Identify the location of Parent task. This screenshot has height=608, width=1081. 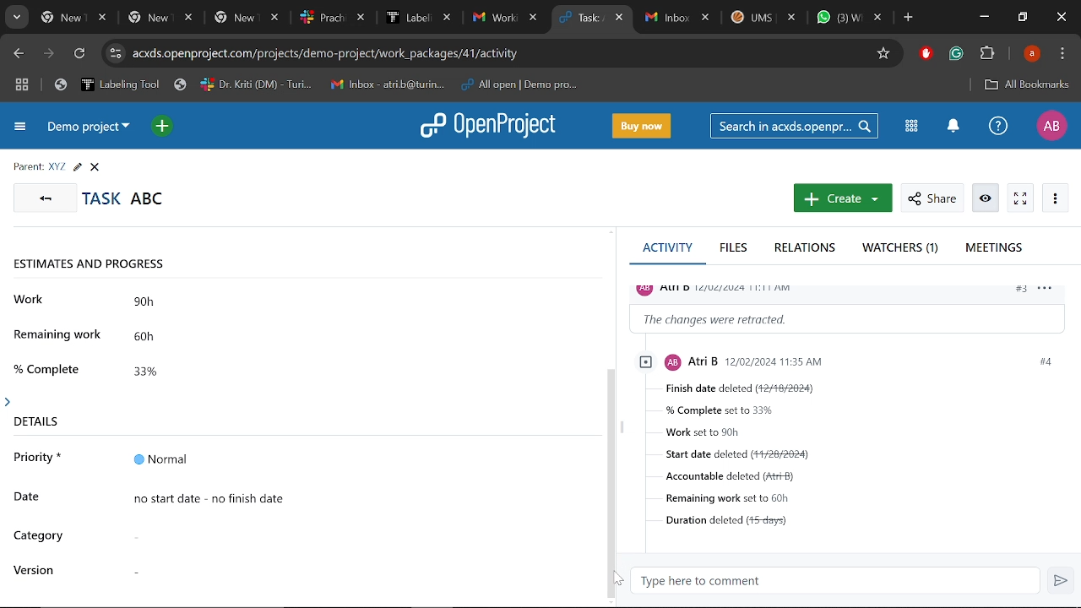
(57, 167).